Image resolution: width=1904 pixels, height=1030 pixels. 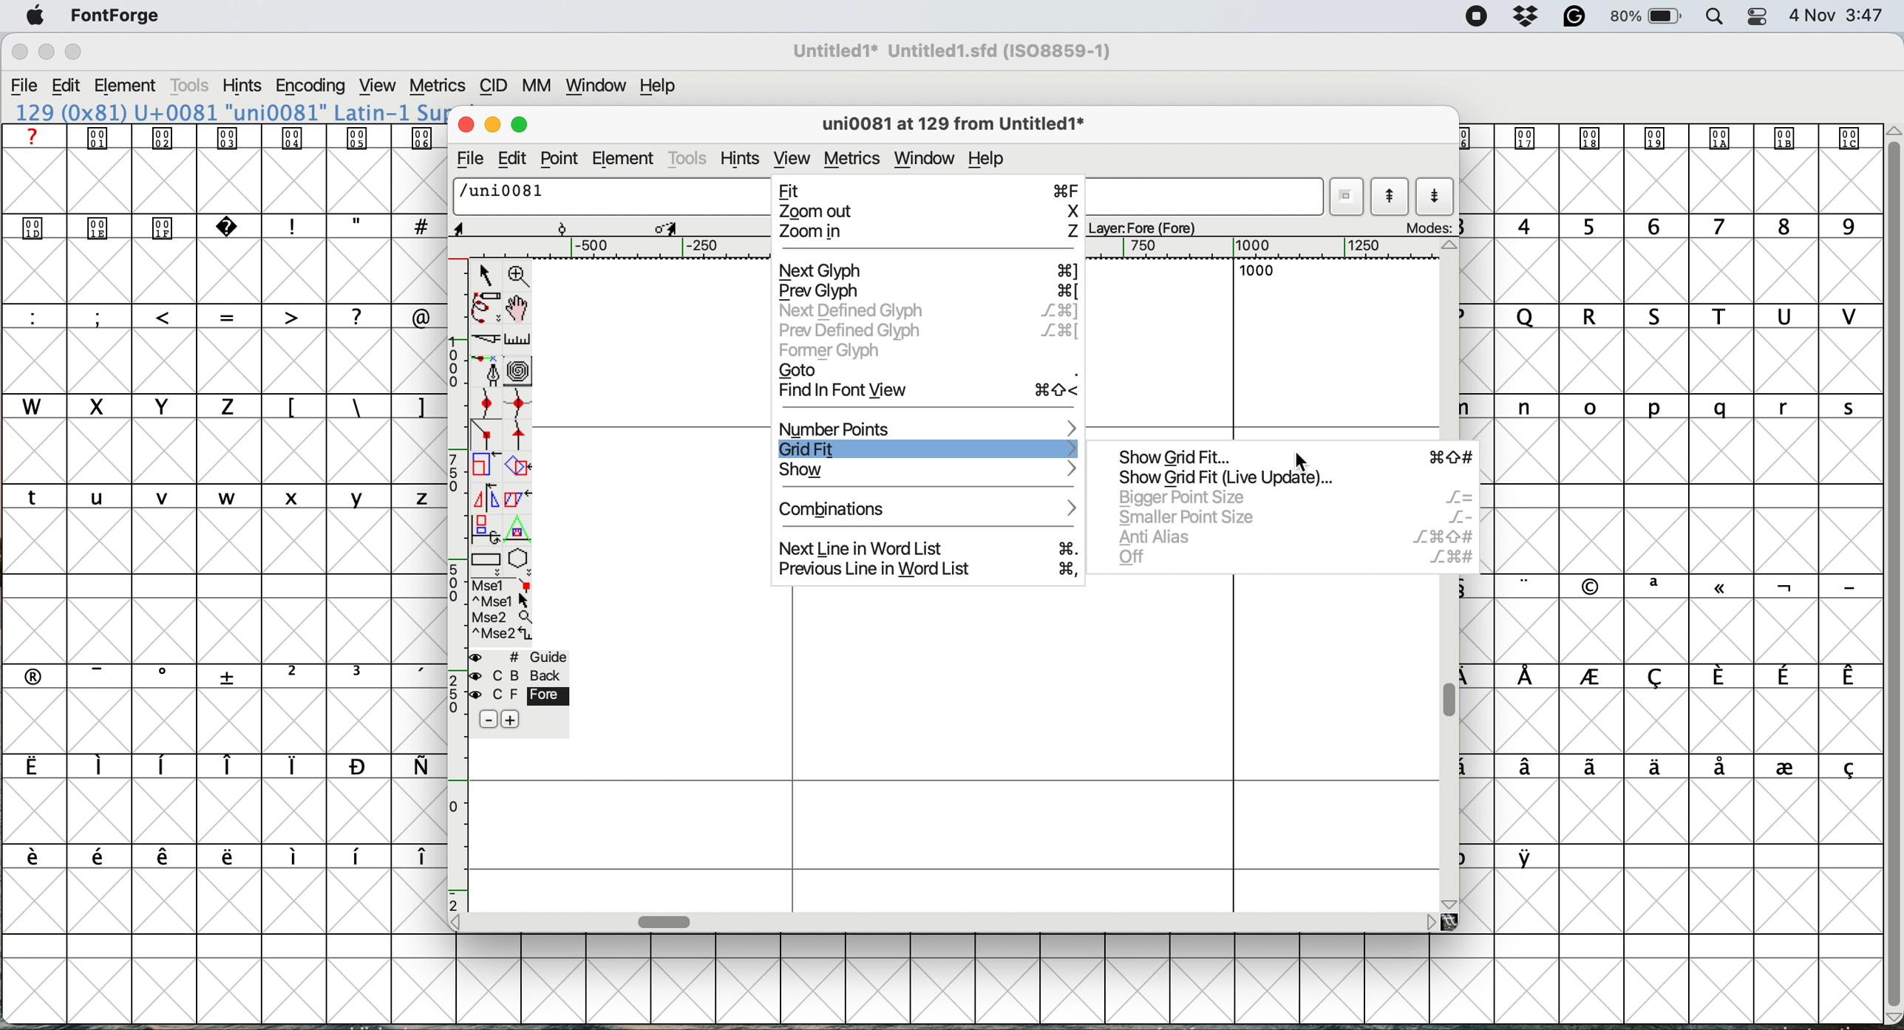 I want to click on Scroll Button , so click(x=1452, y=245).